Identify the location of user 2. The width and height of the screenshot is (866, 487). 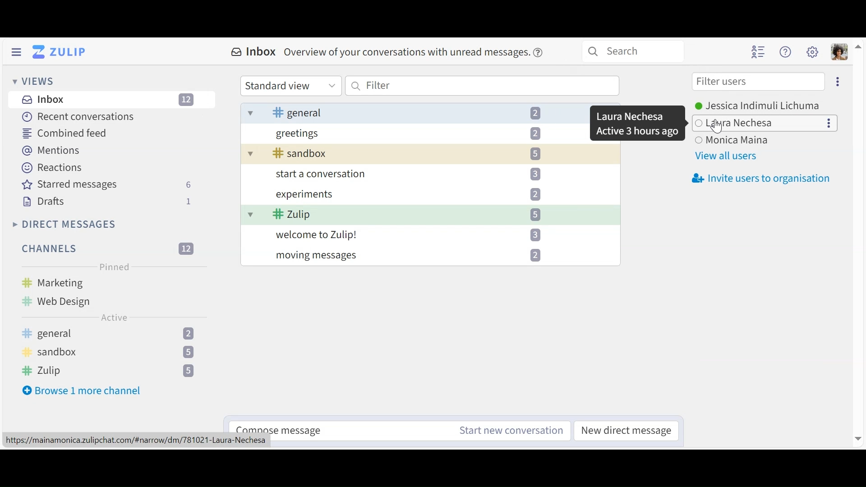
(737, 122).